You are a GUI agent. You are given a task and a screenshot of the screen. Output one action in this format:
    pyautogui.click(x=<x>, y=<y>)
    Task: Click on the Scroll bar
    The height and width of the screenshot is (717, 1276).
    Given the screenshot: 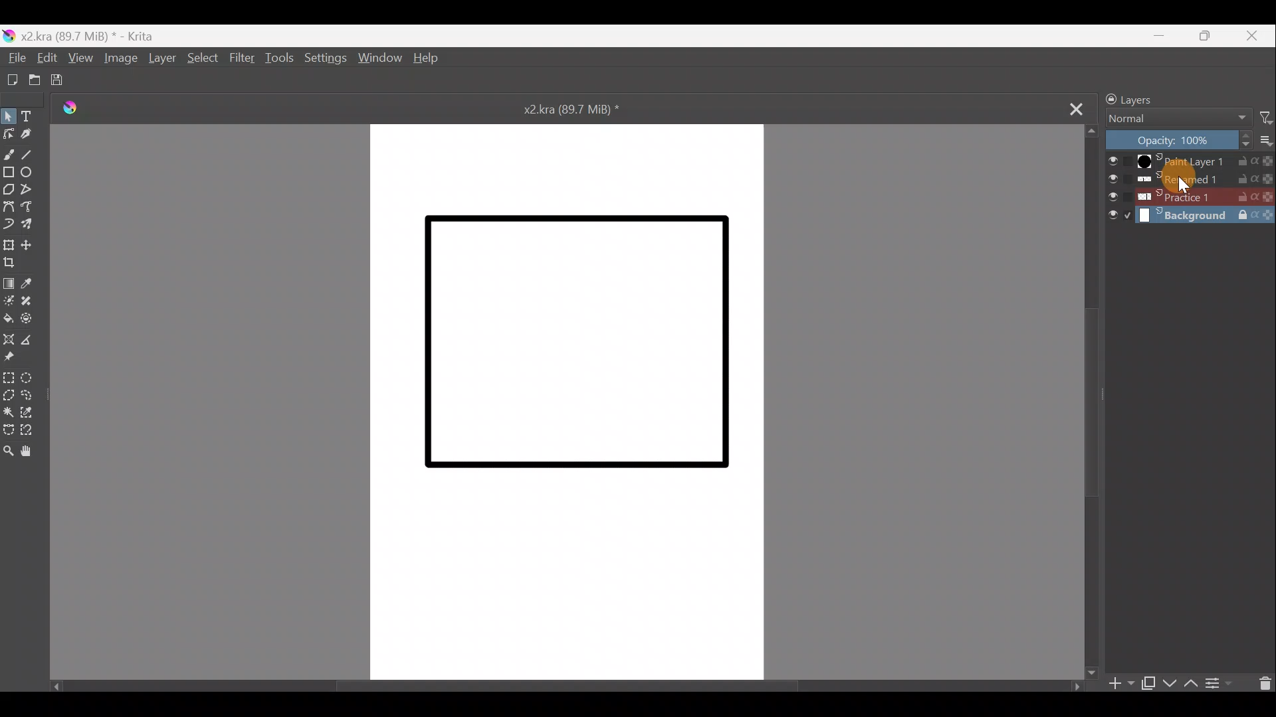 What is the action you would take?
    pyautogui.click(x=1086, y=404)
    